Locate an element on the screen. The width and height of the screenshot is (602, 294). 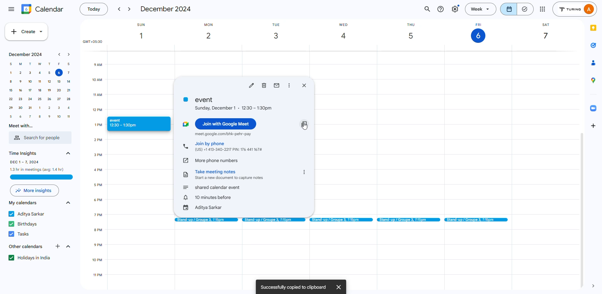
collapse is located at coordinates (68, 246).